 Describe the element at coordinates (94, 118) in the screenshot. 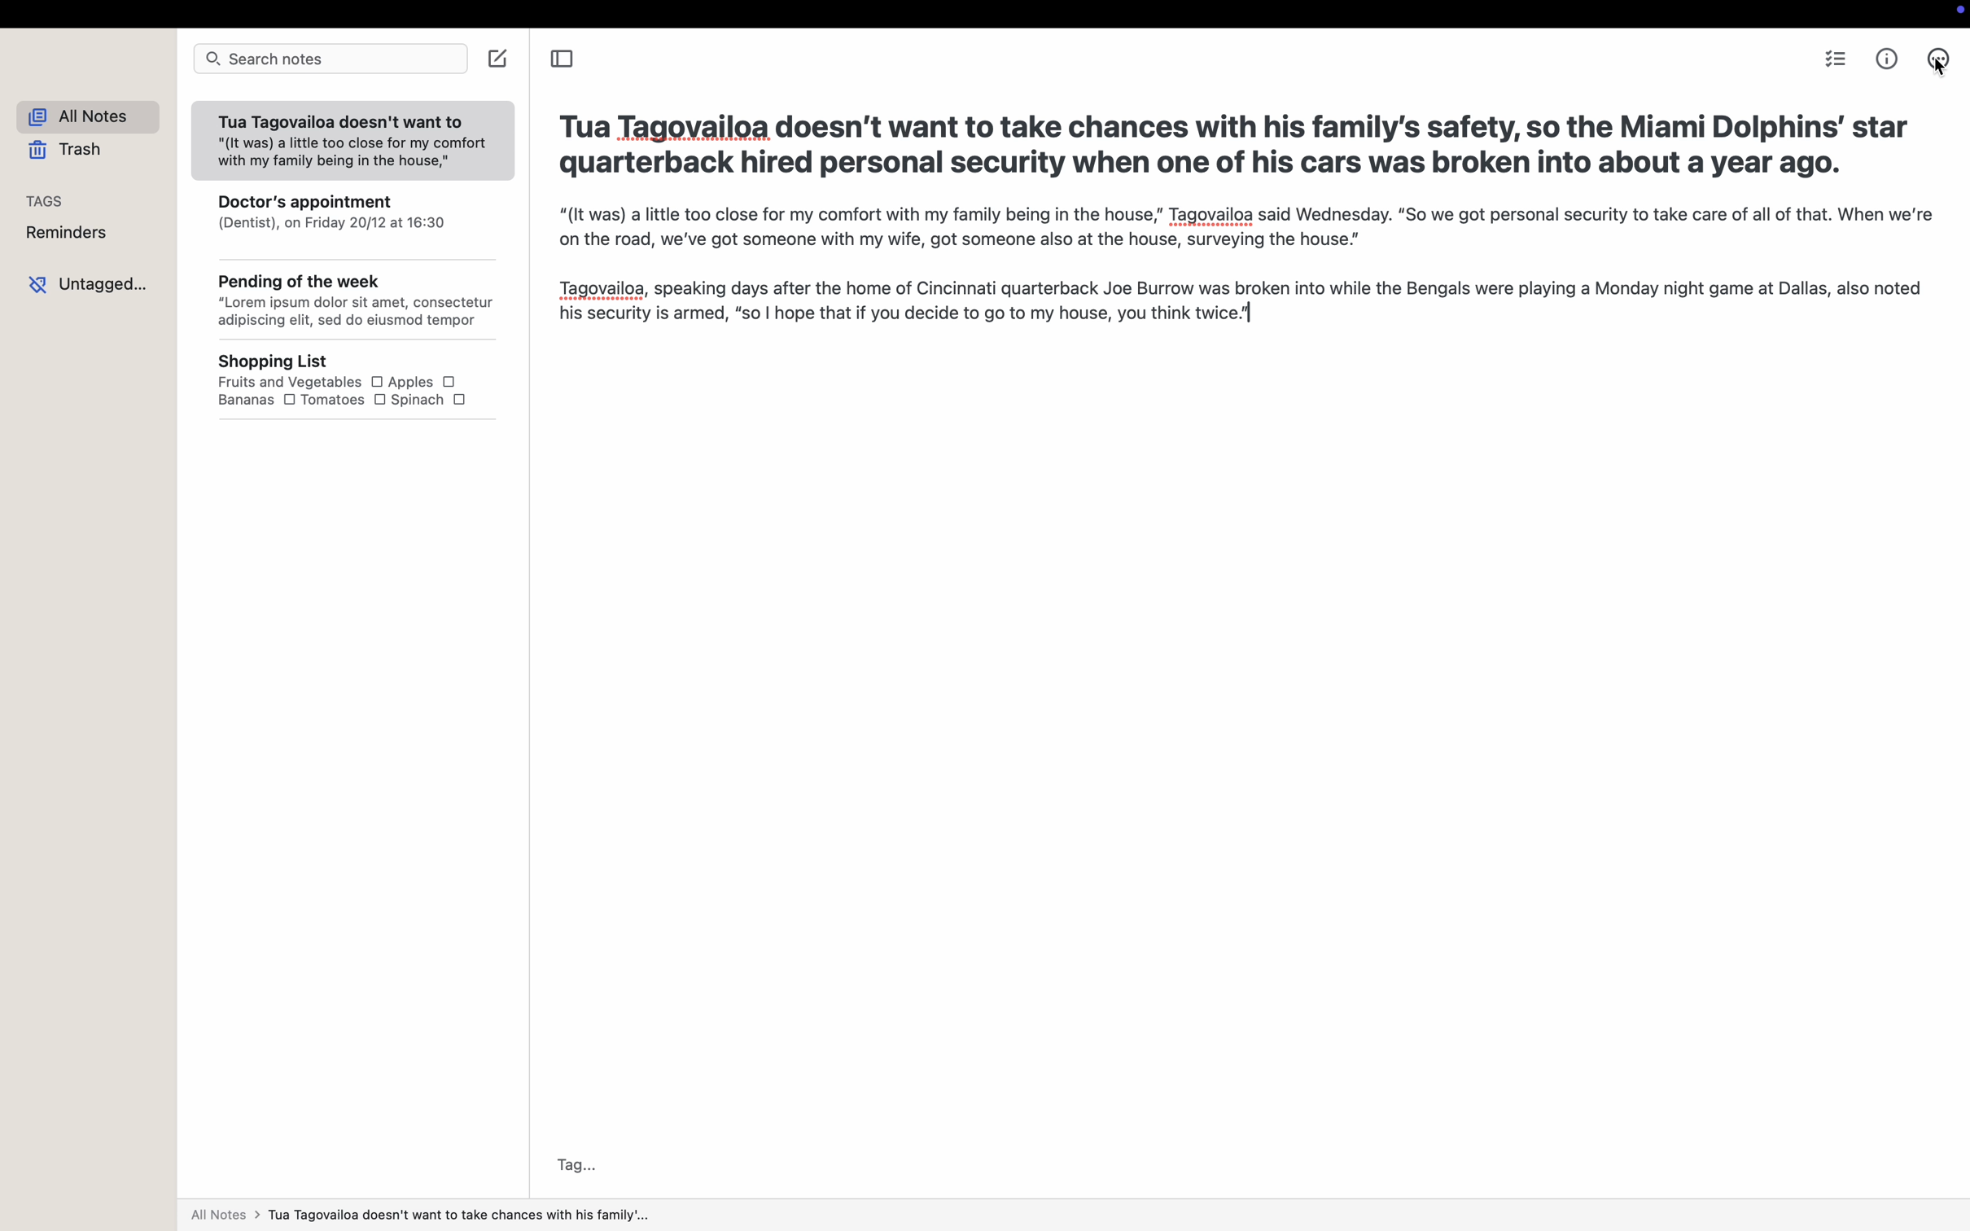

I see `all notes` at that location.